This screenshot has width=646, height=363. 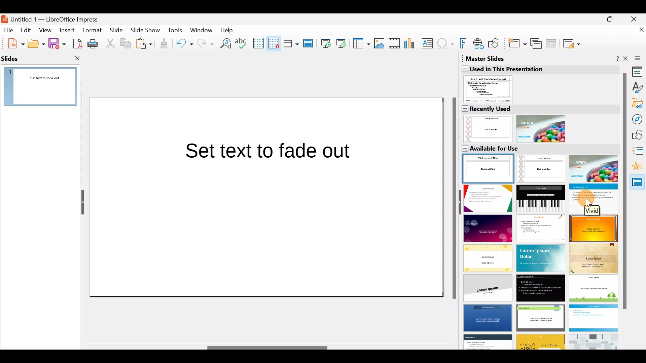 I want to click on Properties, so click(x=638, y=71).